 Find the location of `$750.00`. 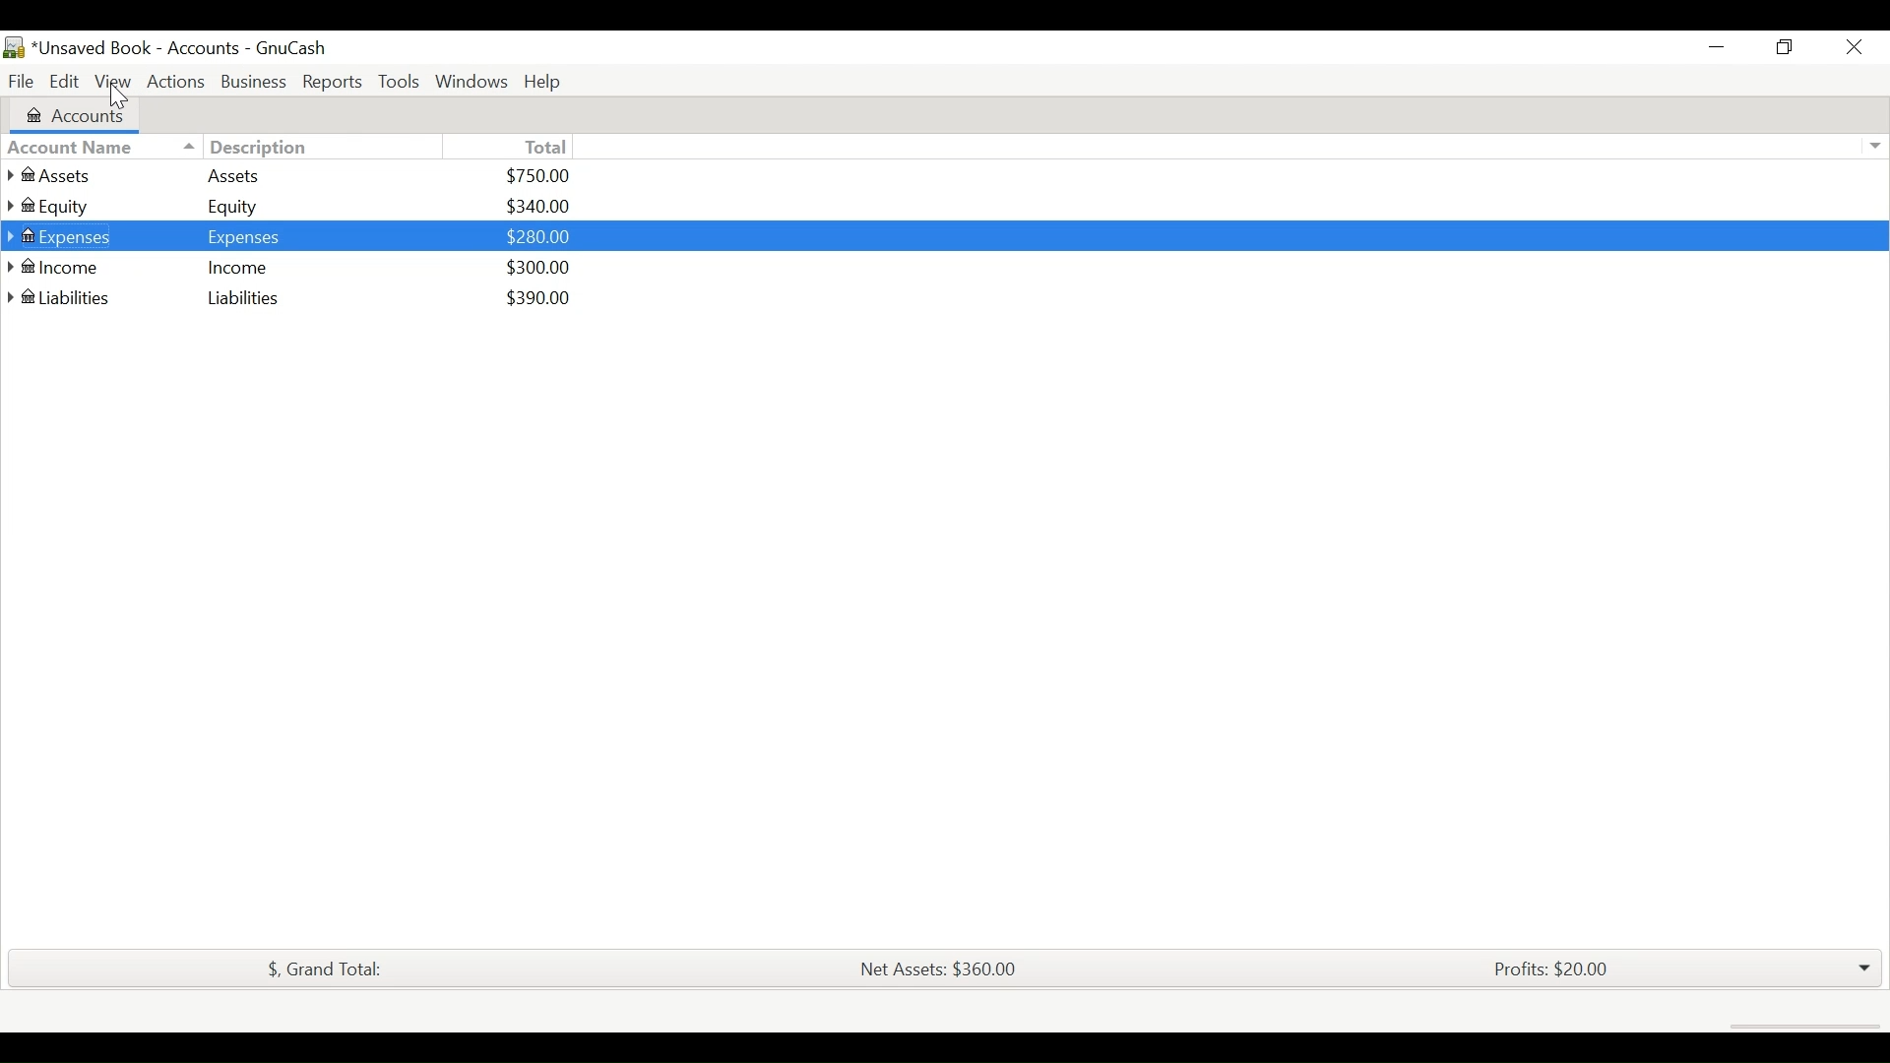

$750.00 is located at coordinates (540, 175).